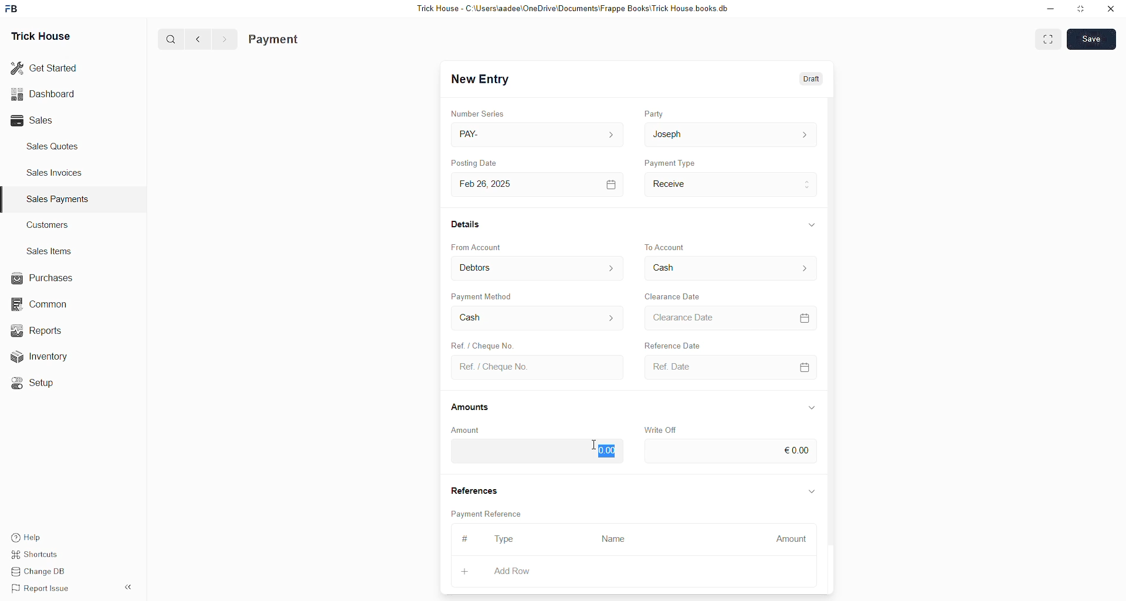 The image size is (1126, 601). Describe the element at coordinates (480, 79) in the screenshot. I see `New Entry` at that location.